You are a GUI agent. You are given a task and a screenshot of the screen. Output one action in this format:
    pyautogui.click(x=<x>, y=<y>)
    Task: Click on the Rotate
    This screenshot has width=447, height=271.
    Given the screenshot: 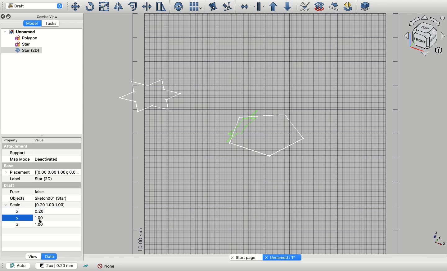 What is the action you would take?
    pyautogui.click(x=89, y=7)
    